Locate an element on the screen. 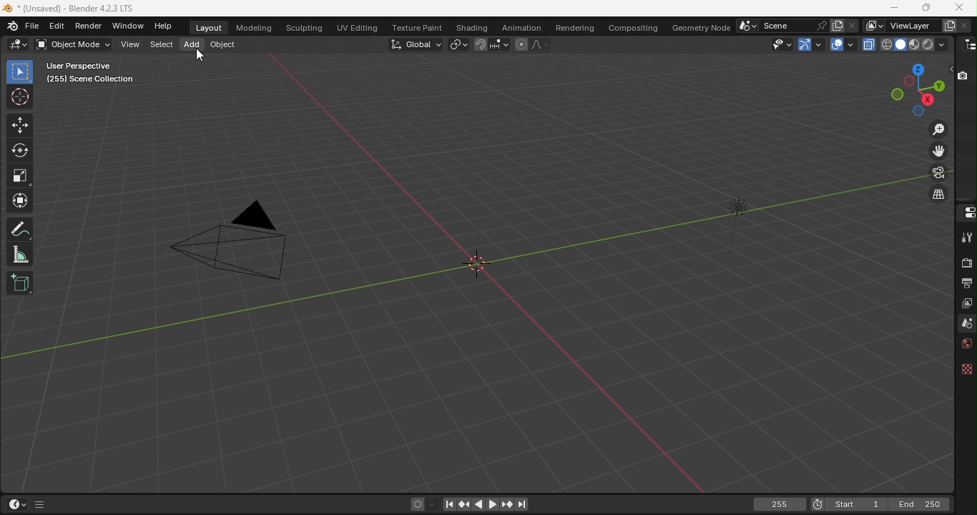 The image size is (977, 515). Shading is located at coordinates (942, 44).